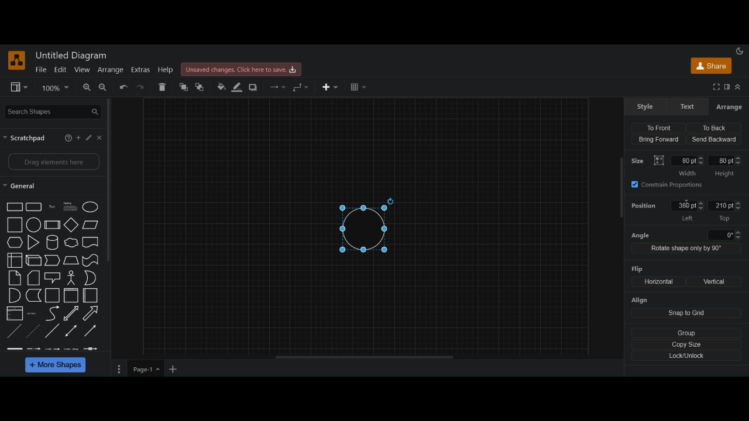  I want to click on Shape, so click(15, 261).